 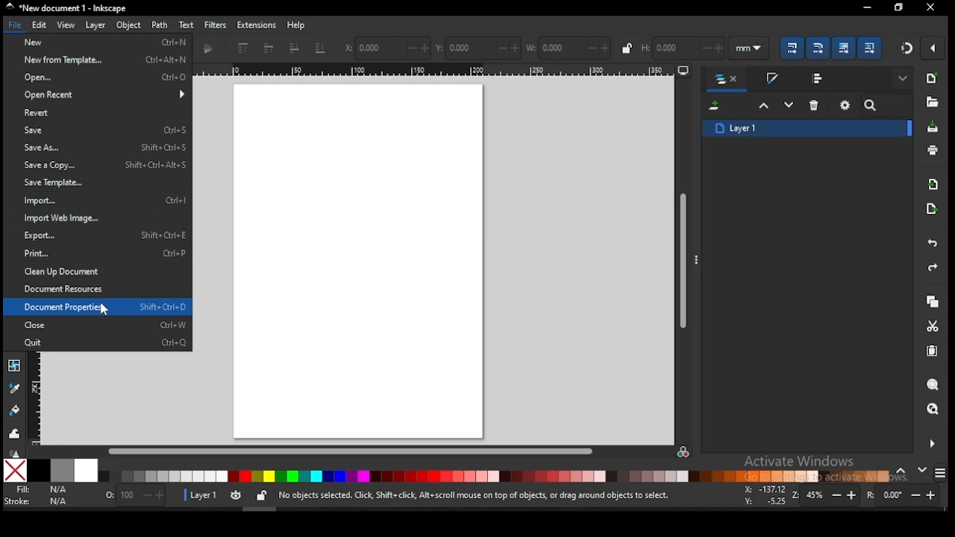 What do you see at coordinates (105, 165) in the screenshot?
I see `save a copy` at bounding box center [105, 165].